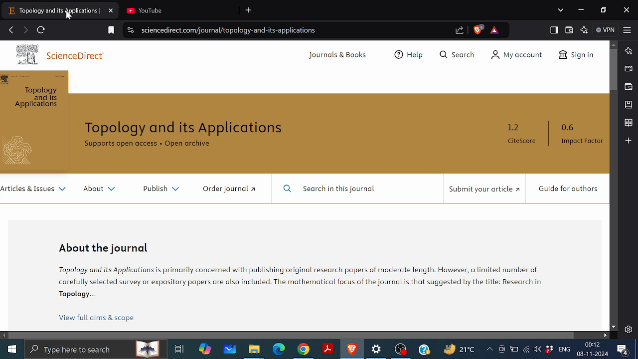 Image resolution: width=638 pixels, height=359 pixels. Describe the element at coordinates (41, 30) in the screenshot. I see `reload` at that location.